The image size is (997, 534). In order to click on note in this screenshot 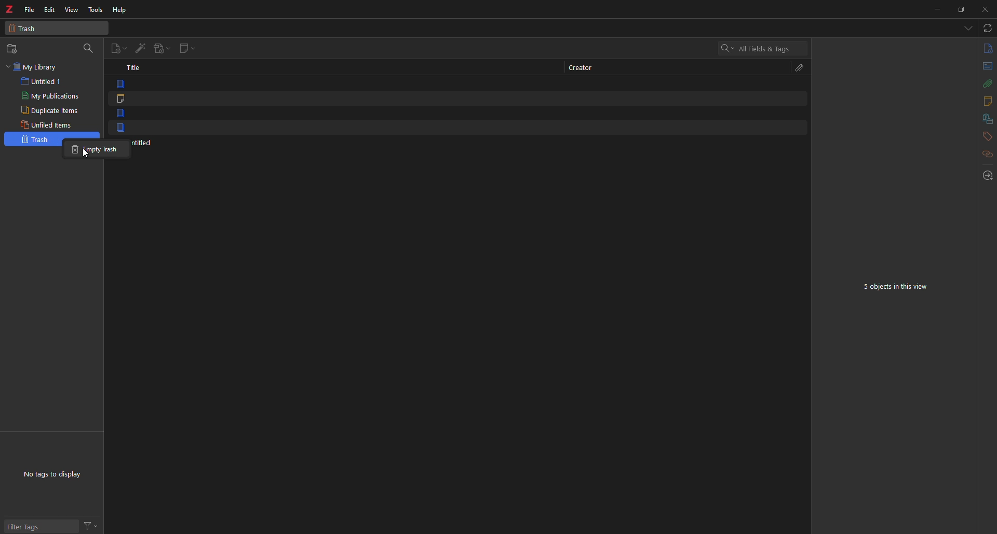, I will do `click(120, 99)`.